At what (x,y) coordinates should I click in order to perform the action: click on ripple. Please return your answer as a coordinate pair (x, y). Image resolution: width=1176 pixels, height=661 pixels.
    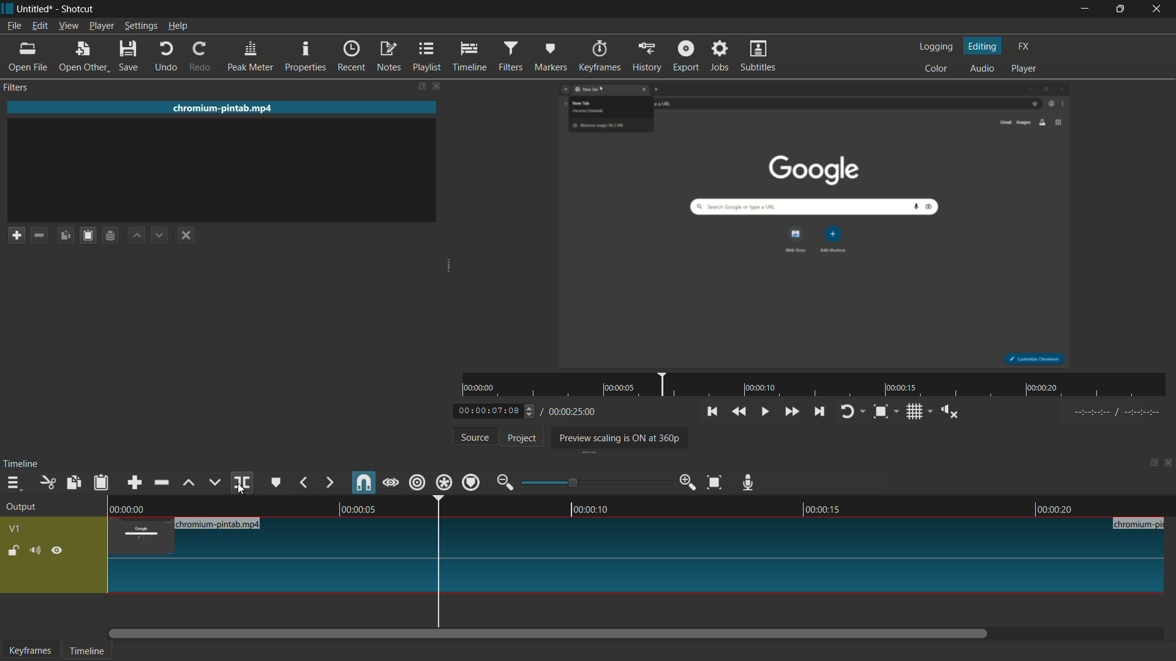
    Looking at the image, I should click on (417, 482).